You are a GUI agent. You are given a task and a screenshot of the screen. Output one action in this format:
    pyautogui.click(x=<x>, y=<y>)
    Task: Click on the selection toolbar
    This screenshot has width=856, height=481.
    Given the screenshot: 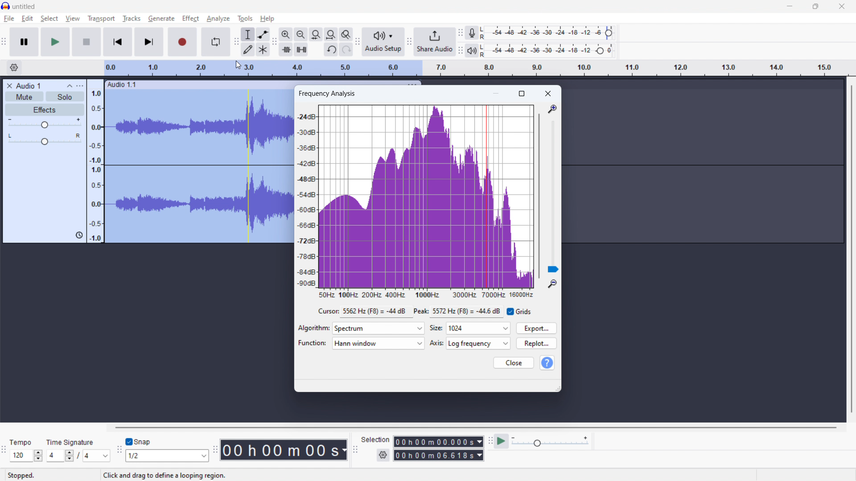 What is the action you would take?
    pyautogui.click(x=355, y=451)
    